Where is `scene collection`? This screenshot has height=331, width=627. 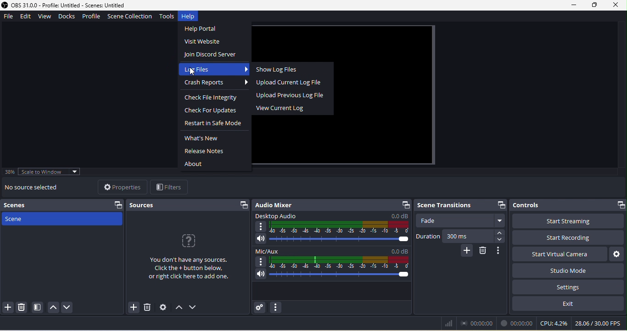 scene collection is located at coordinates (130, 17).